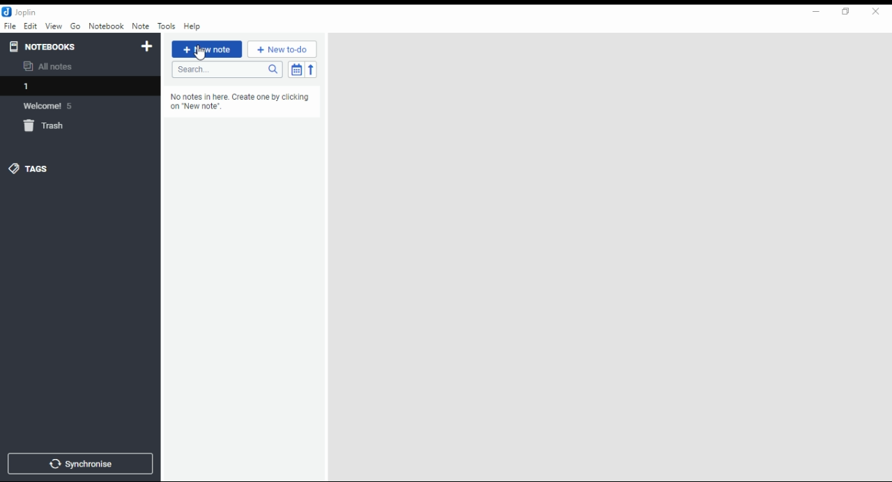 This screenshot has width=892, height=482. Describe the element at coordinates (20, 11) in the screenshot. I see `icon` at that location.